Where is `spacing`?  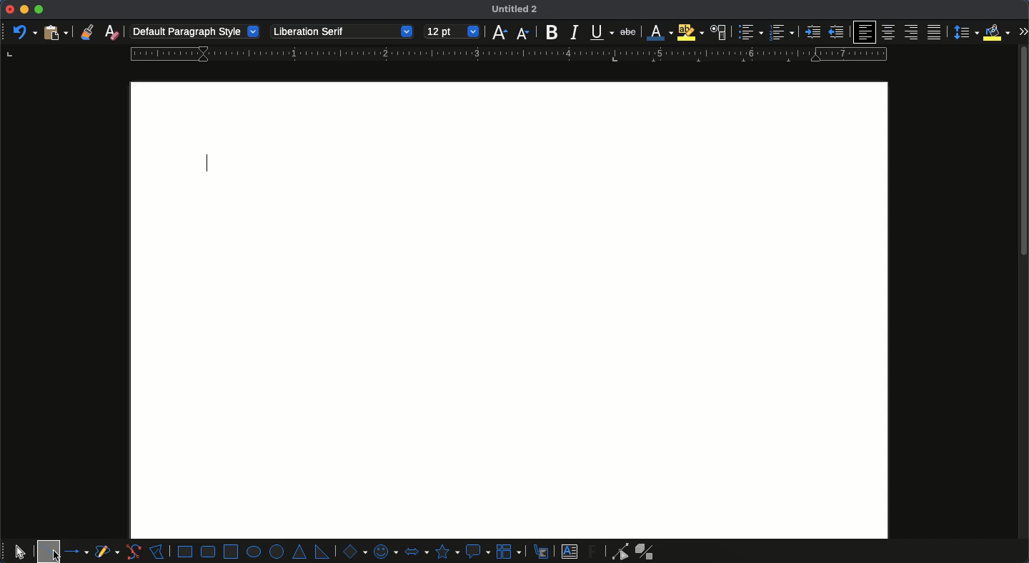 spacing is located at coordinates (965, 32).